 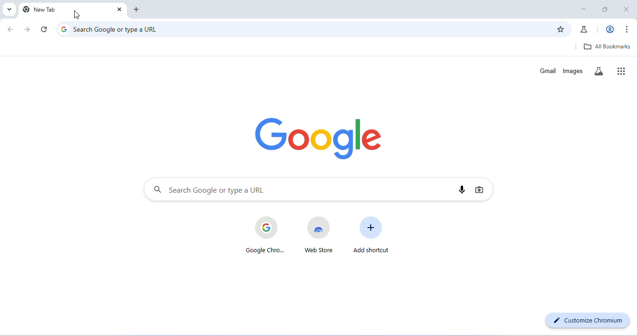 I want to click on maximize, so click(x=607, y=10).